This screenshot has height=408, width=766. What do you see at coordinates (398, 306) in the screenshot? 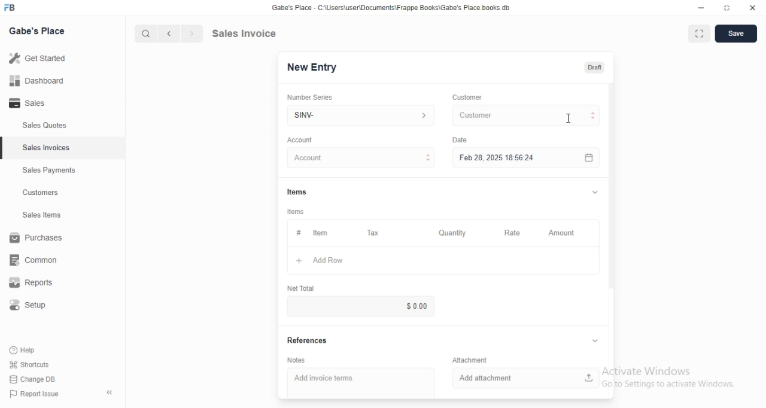
I see `$0.00` at bounding box center [398, 306].